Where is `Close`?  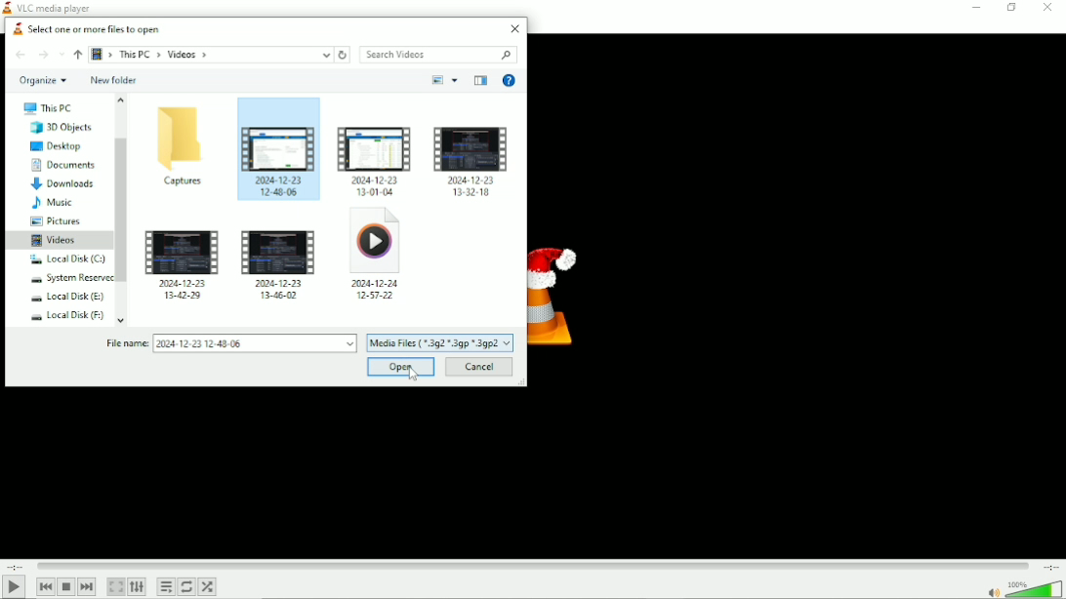 Close is located at coordinates (514, 28).